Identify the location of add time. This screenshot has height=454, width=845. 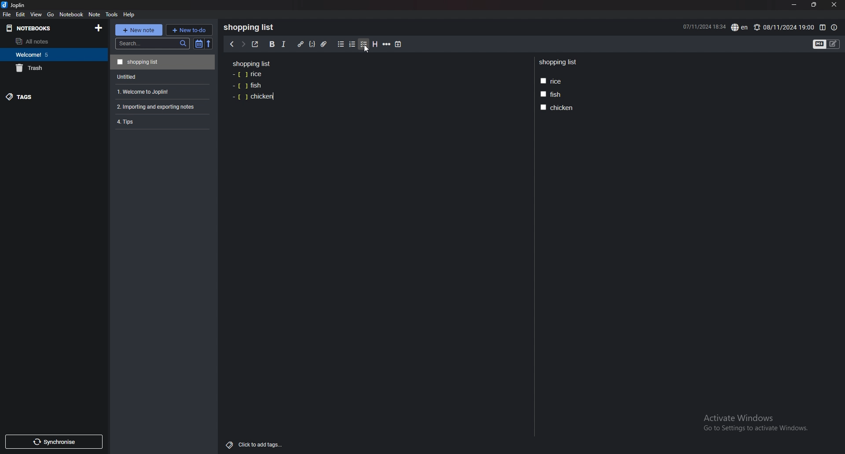
(399, 44).